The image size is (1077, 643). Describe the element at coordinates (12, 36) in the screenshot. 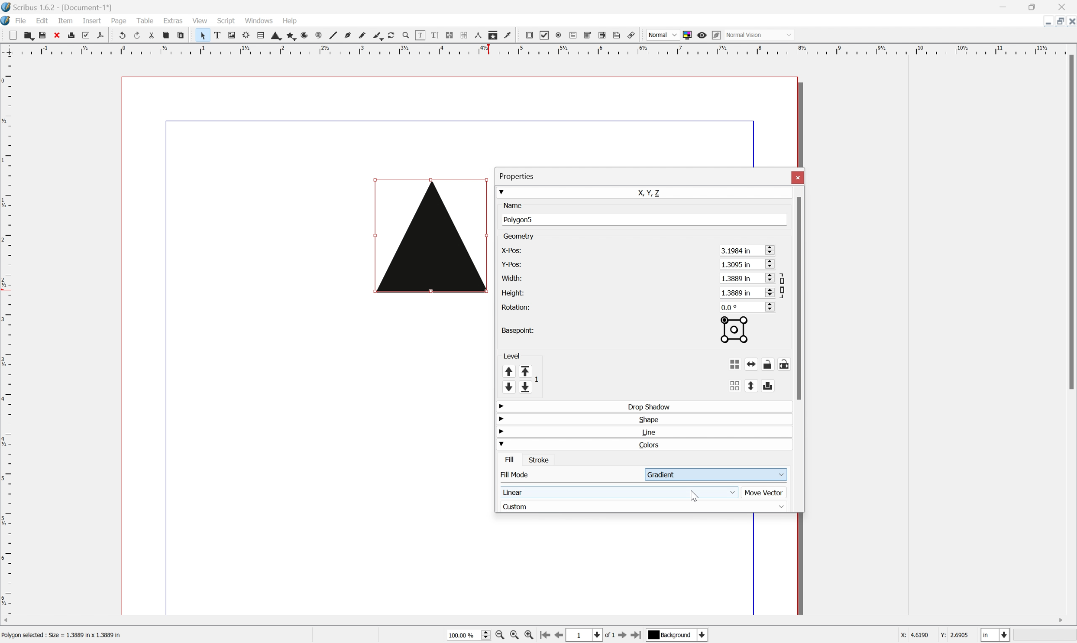

I see `New` at that location.